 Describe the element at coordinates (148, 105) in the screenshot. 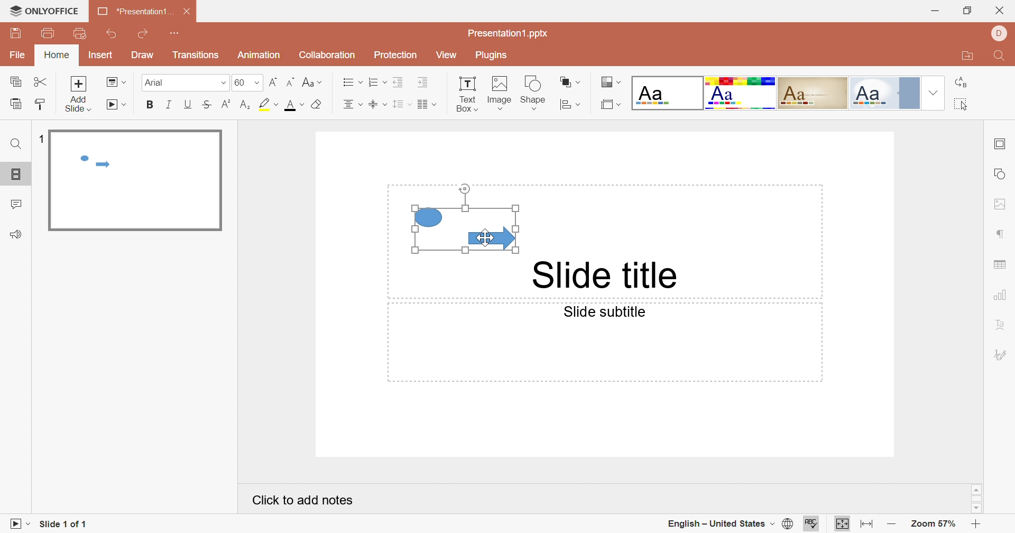

I see `Bold` at that location.